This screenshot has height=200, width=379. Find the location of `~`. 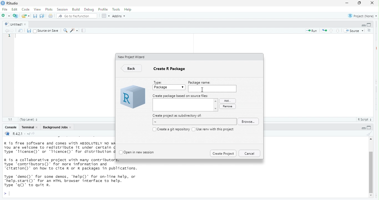

~ is located at coordinates (193, 122).